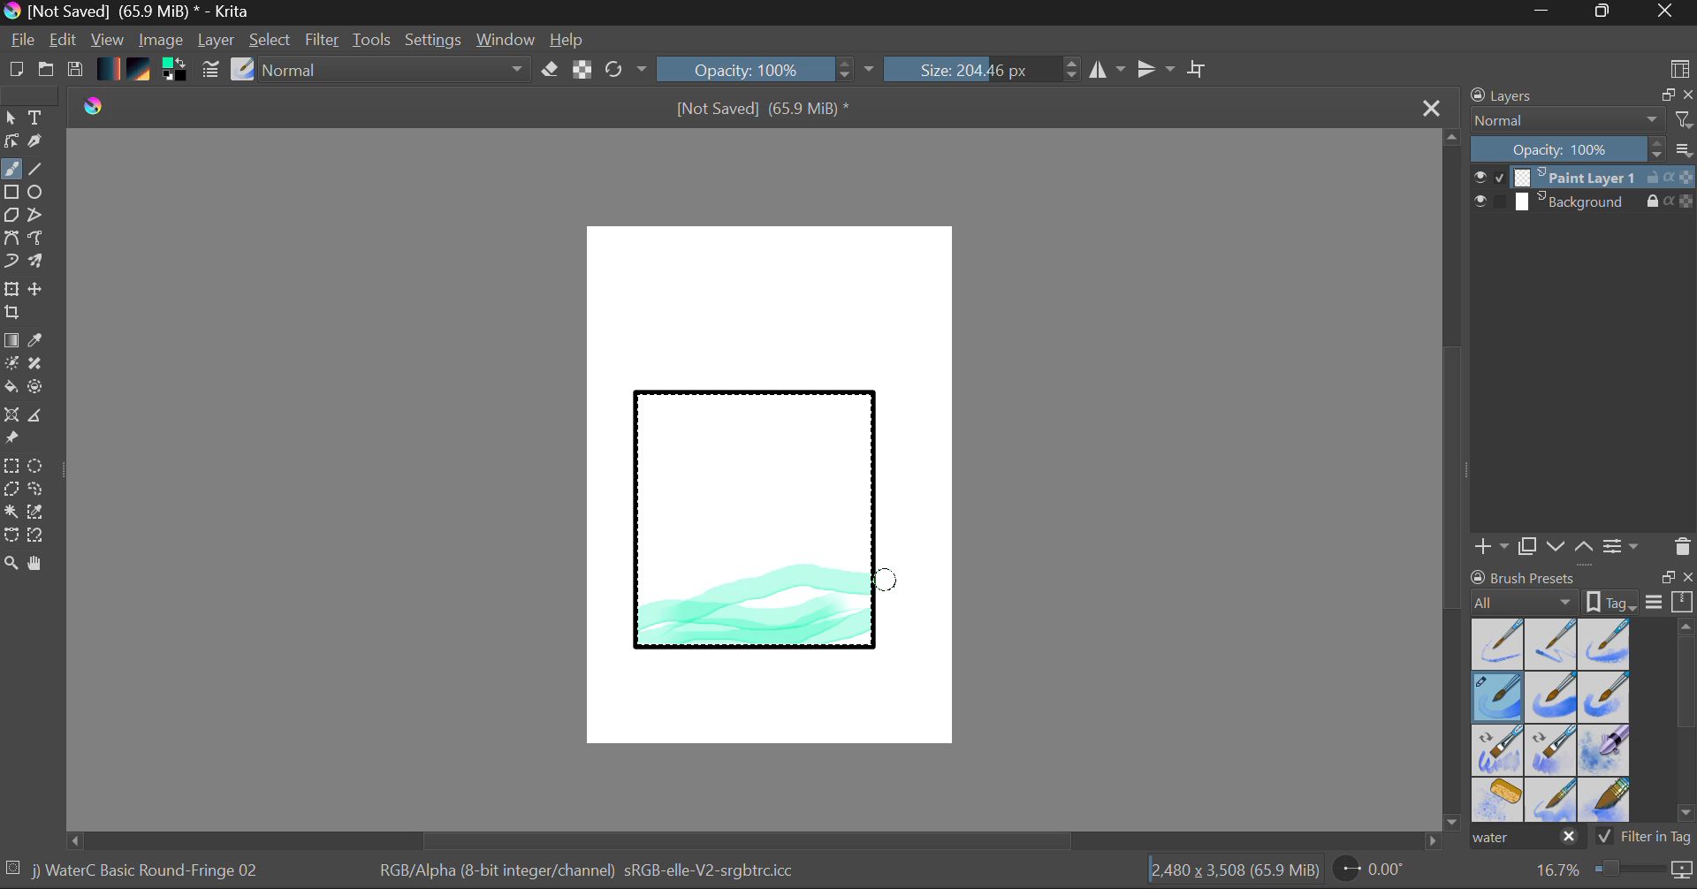 This screenshot has width=1697, height=889. Describe the element at coordinates (1234, 873) in the screenshot. I see `Document Dimensions` at that location.